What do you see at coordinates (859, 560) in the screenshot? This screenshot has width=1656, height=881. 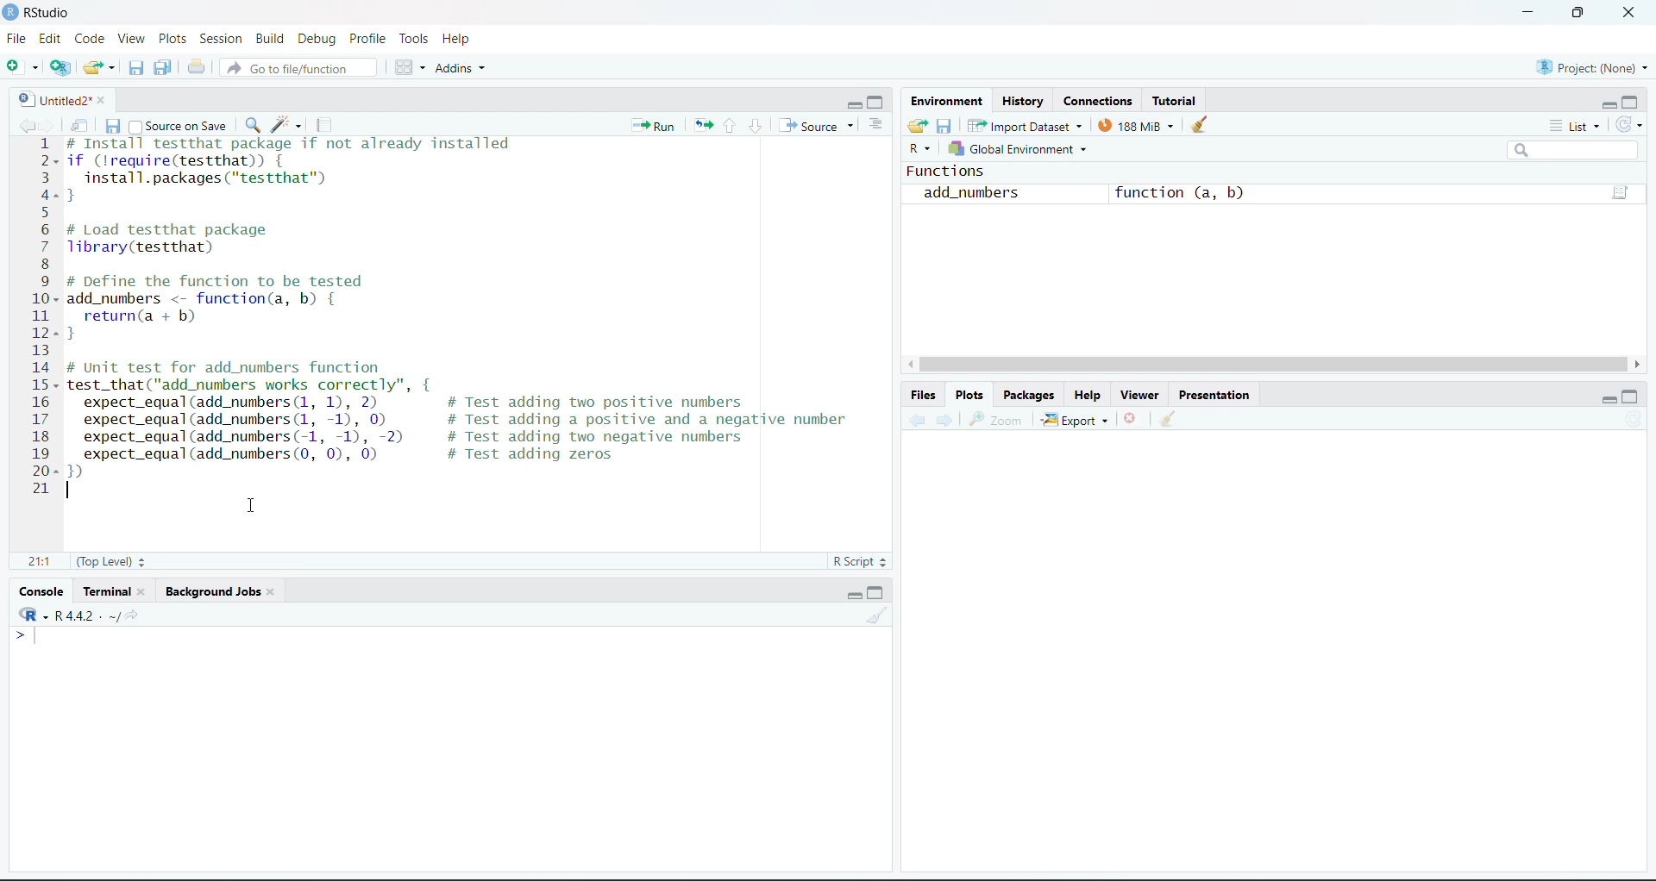 I see `R Script` at bounding box center [859, 560].